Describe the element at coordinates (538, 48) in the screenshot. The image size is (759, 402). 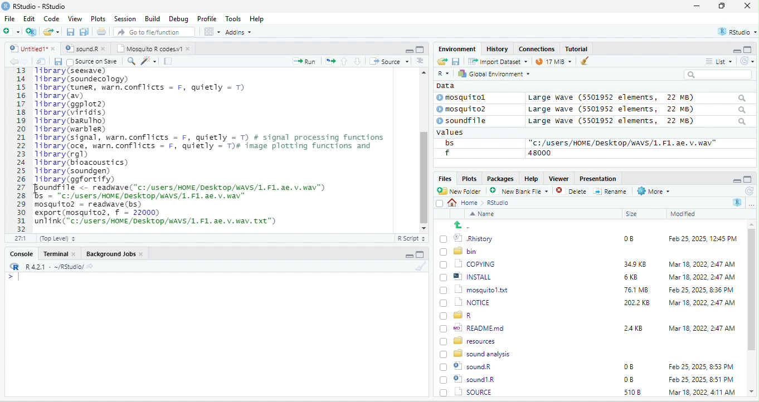
I see `clases` at that location.